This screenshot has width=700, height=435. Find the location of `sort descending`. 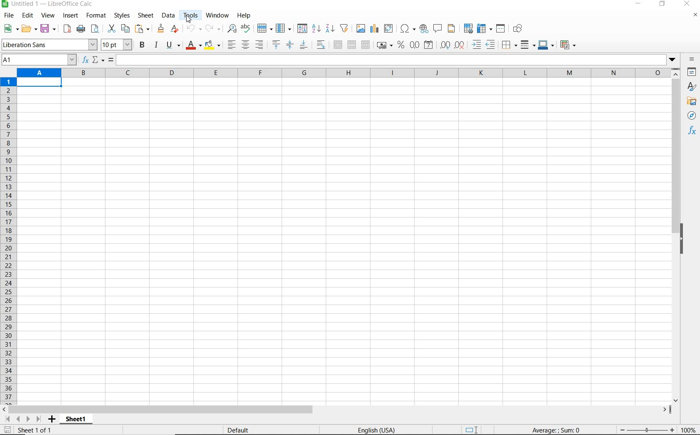

sort descending is located at coordinates (330, 28).